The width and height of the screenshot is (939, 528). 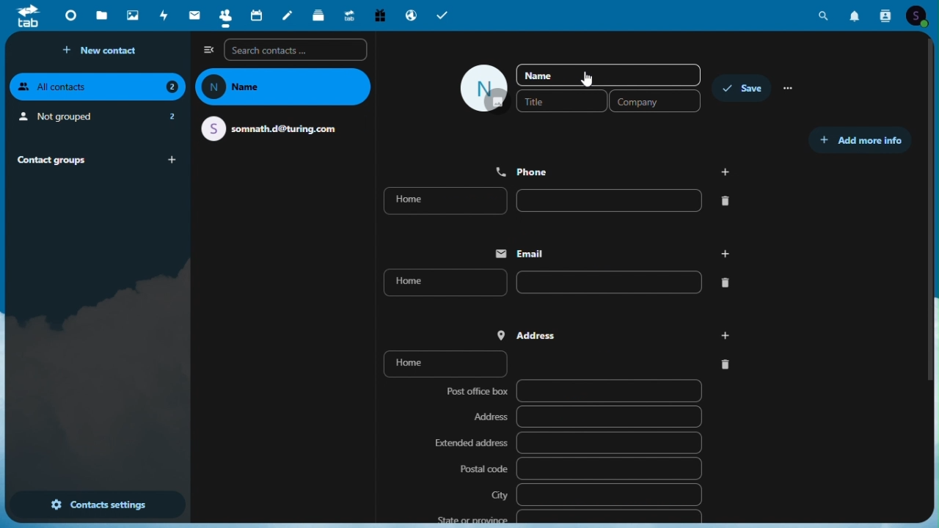 I want to click on Extended address, so click(x=567, y=444).